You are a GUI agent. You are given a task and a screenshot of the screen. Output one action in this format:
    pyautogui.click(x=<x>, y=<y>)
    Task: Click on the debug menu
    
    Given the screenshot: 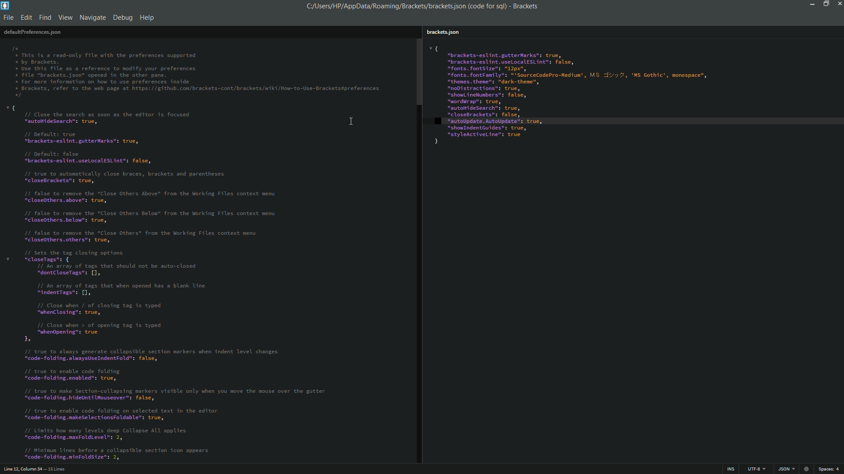 What is the action you would take?
    pyautogui.click(x=123, y=16)
    